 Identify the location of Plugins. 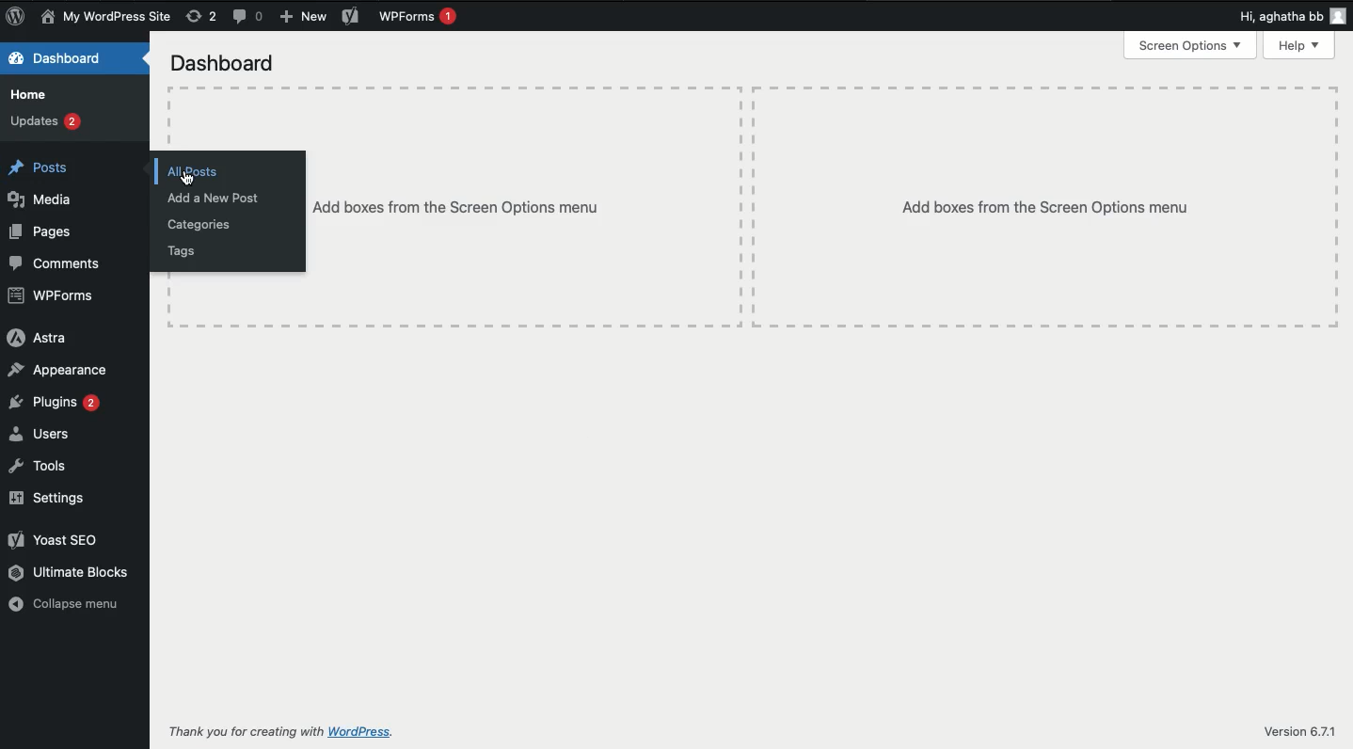
(53, 403).